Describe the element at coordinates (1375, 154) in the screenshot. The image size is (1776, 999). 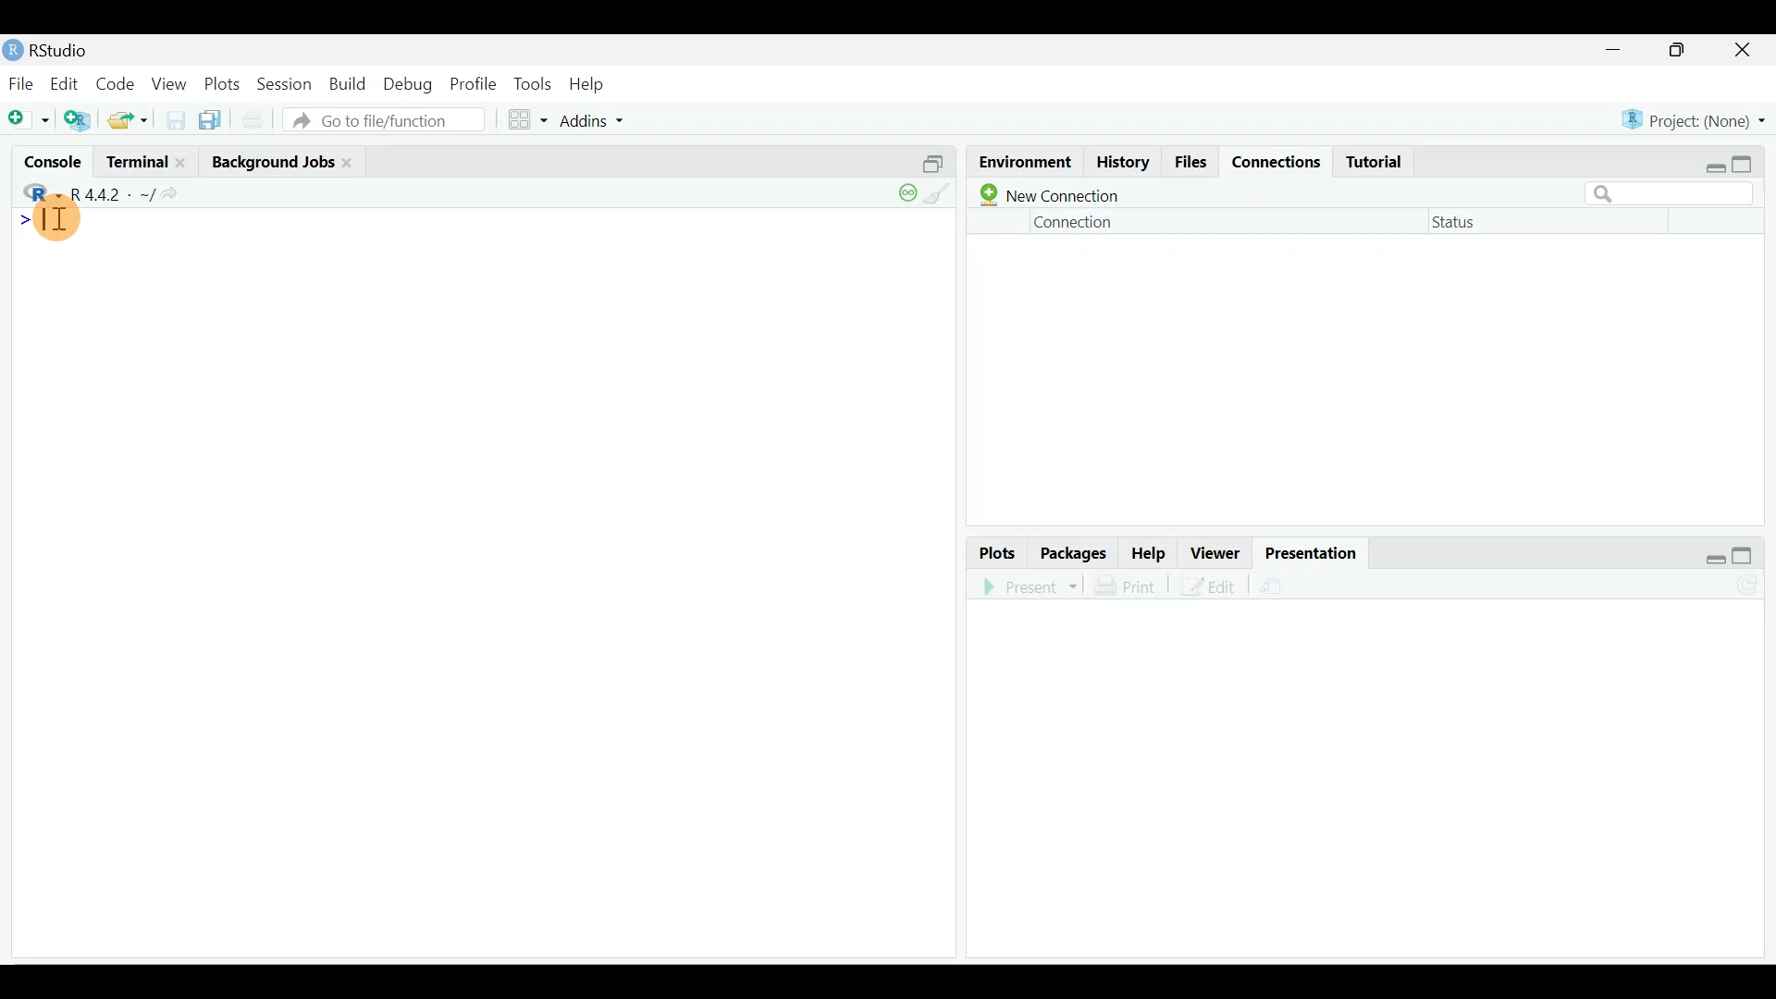
I see `Tutorial` at that location.